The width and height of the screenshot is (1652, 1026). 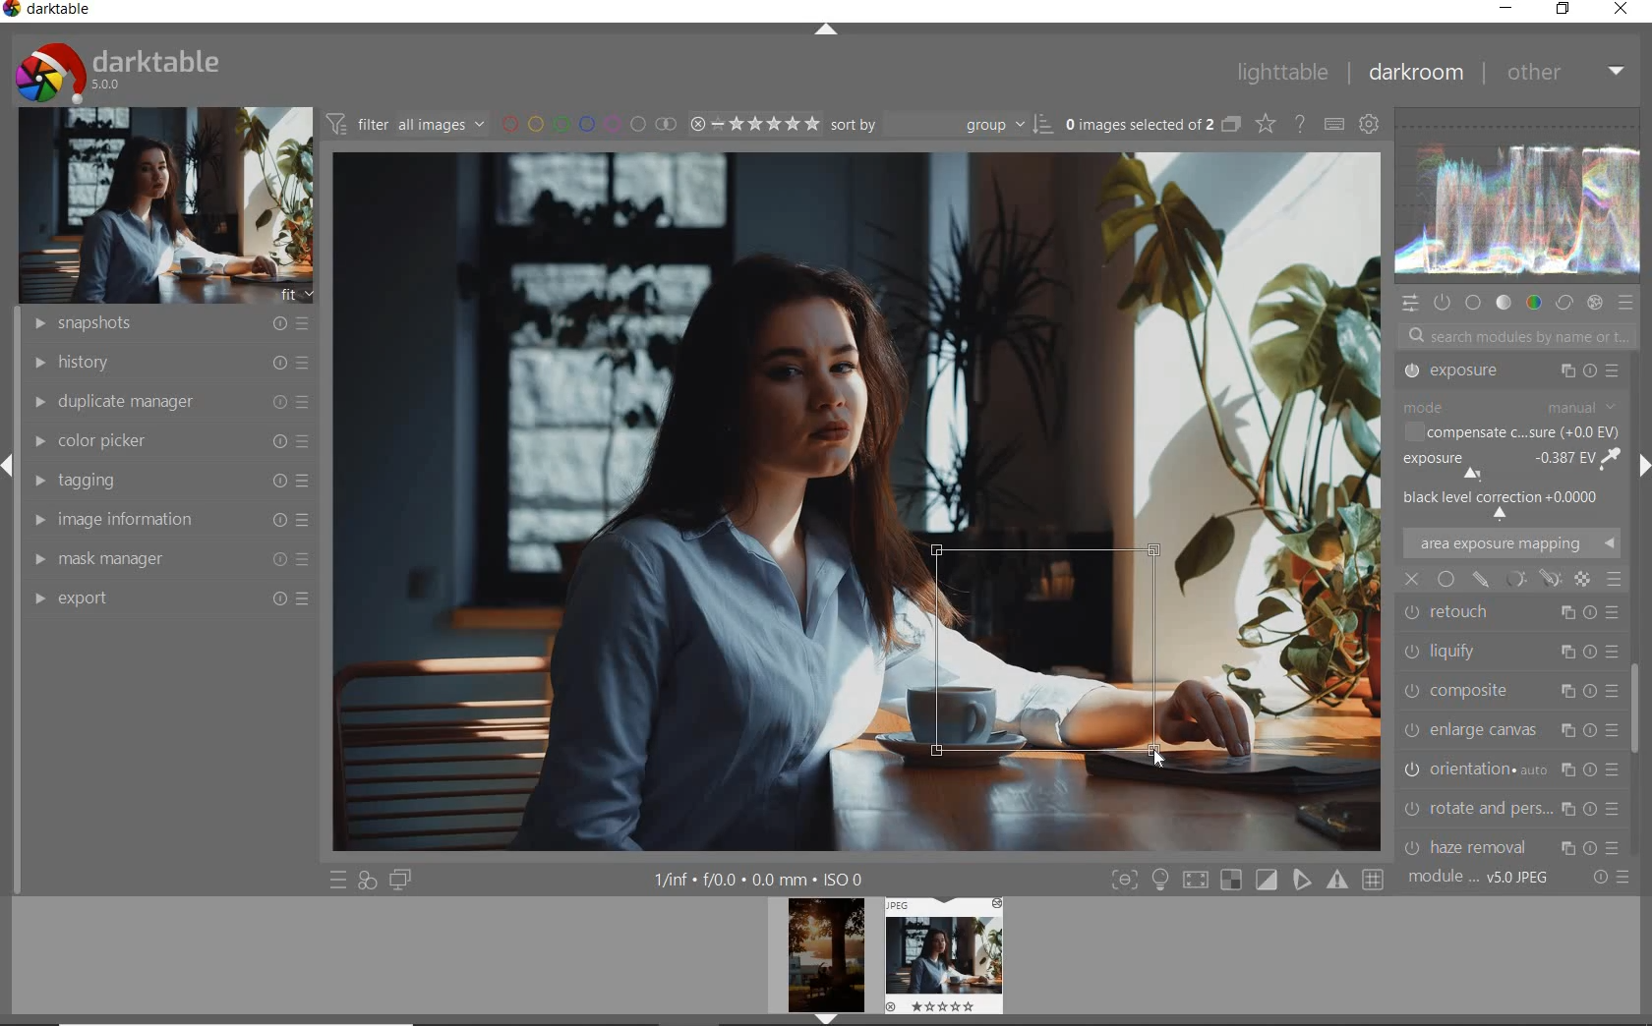 I want to click on RESET OR PRESET & PREFERANCE, so click(x=1609, y=881).